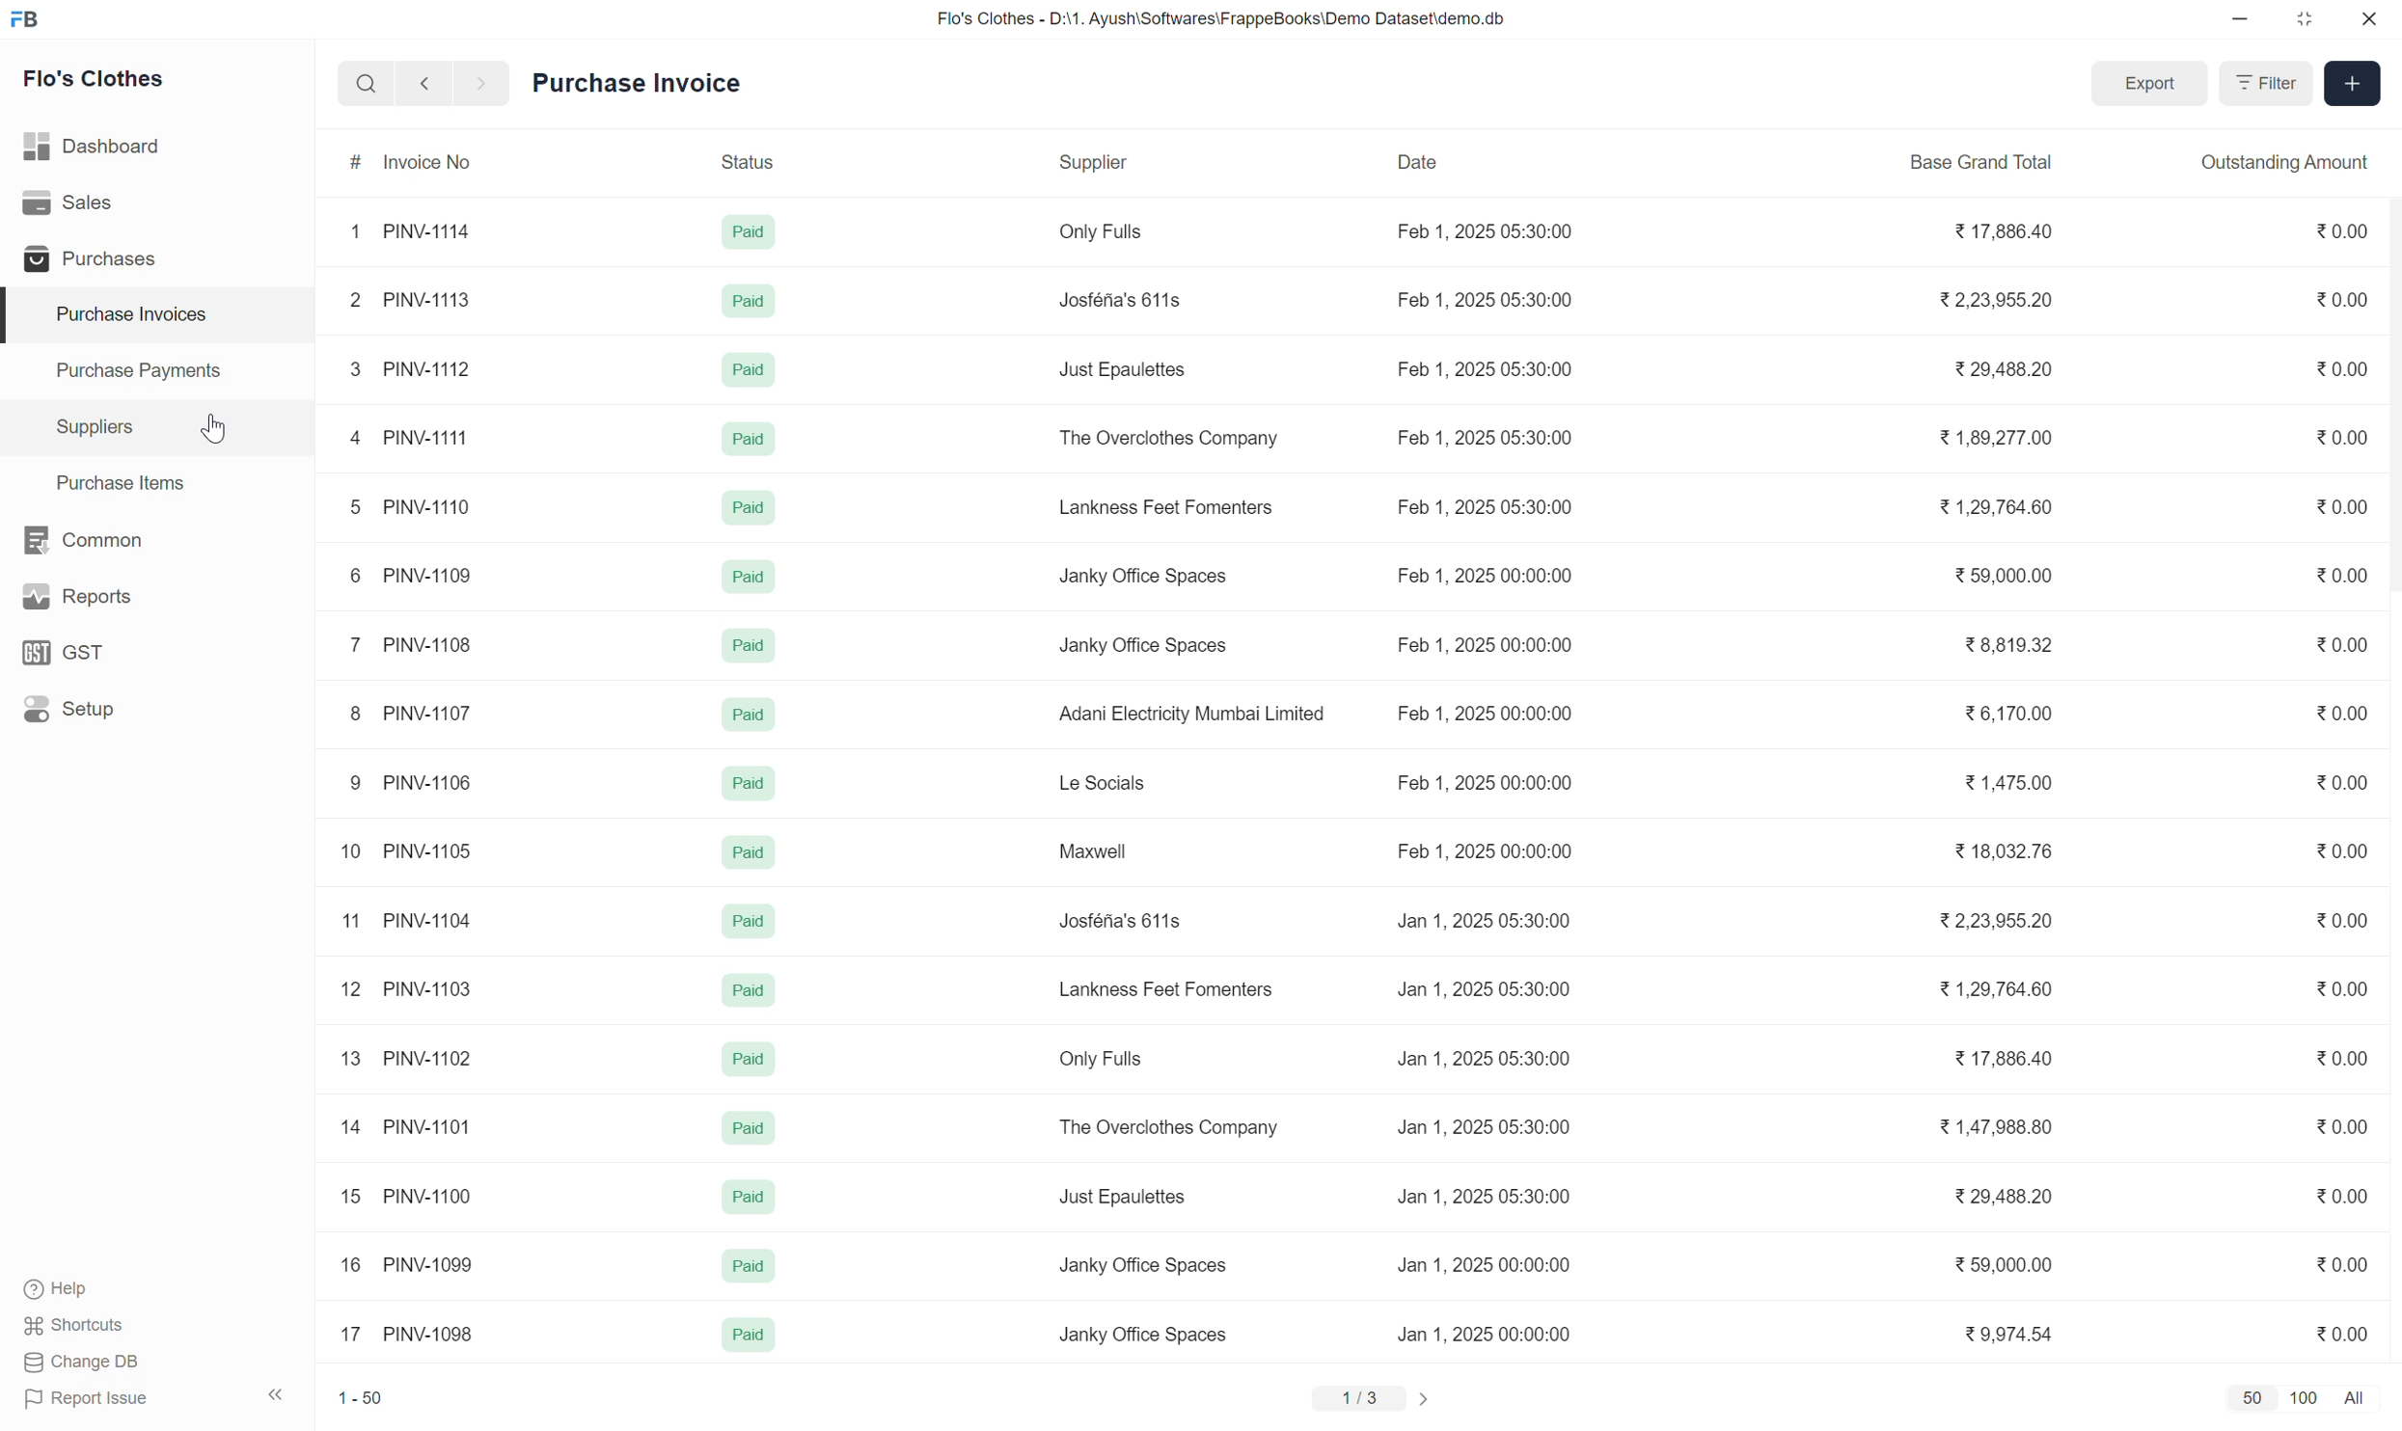 The image size is (2402, 1431). I want to click on Paid, so click(749, 783).